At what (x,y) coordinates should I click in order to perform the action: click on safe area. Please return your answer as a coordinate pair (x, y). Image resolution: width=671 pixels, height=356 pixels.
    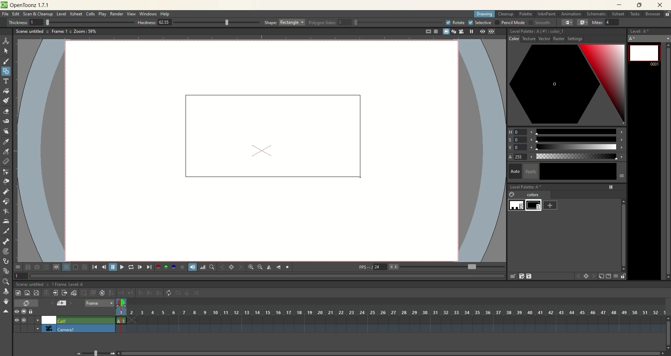
    Looking at the image, I should click on (427, 32).